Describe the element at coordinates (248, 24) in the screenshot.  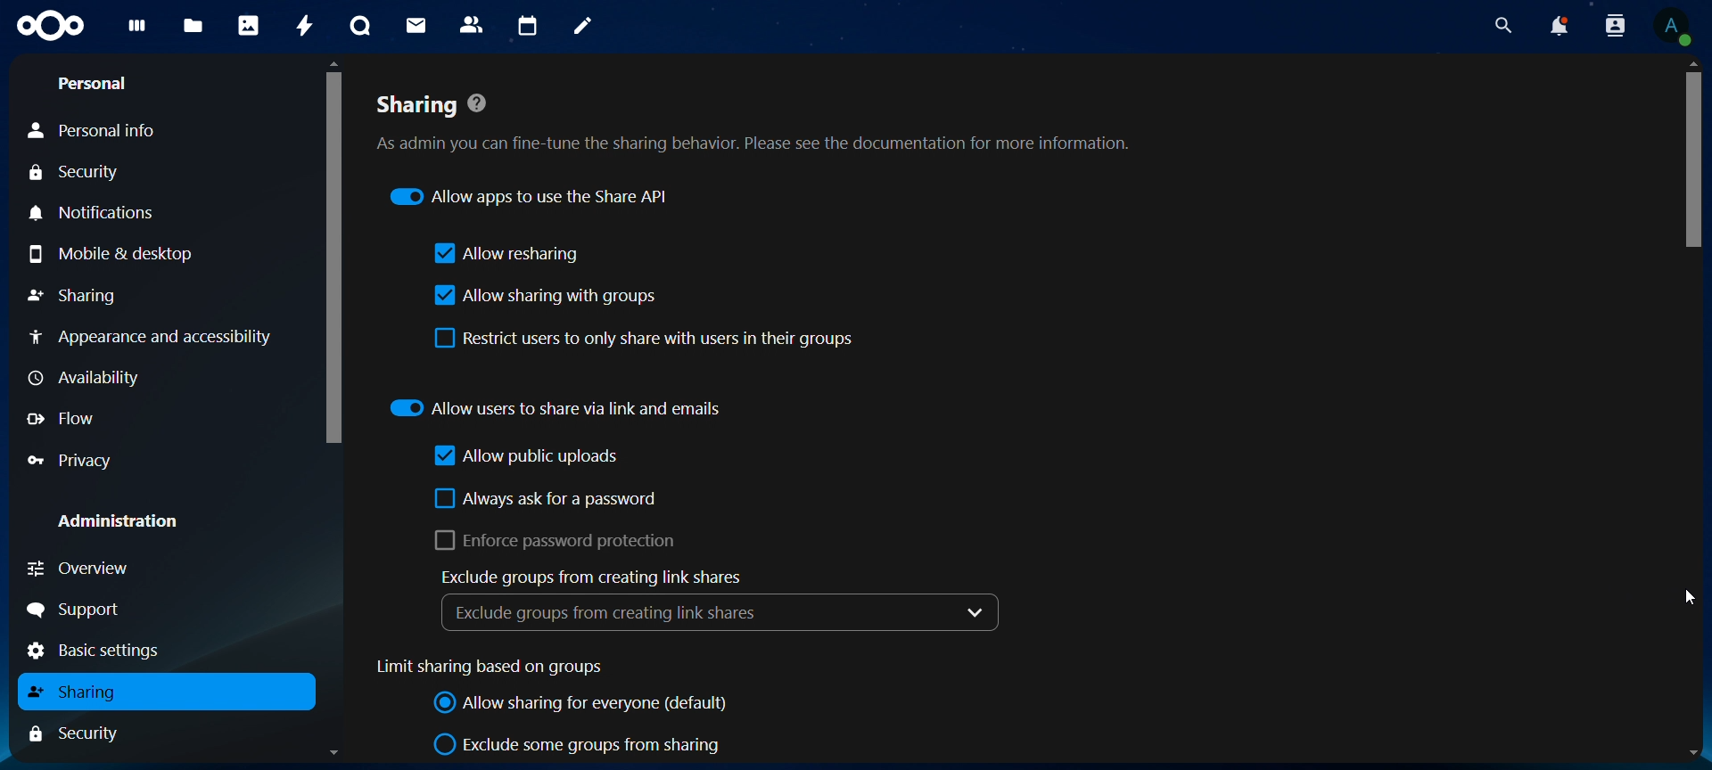
I see `photos` at that location.